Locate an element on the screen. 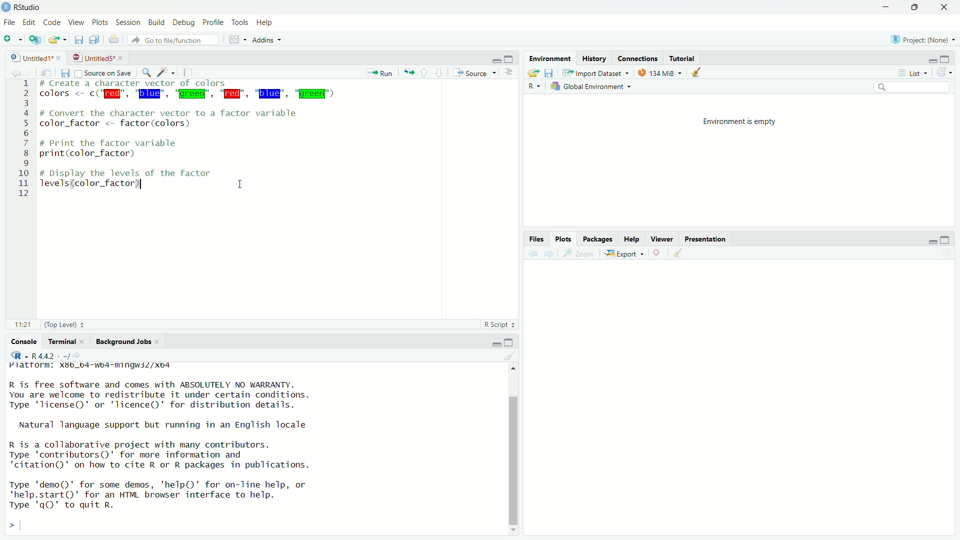 The image size is (960, 540). save current document is located at coordinates (65, 73).